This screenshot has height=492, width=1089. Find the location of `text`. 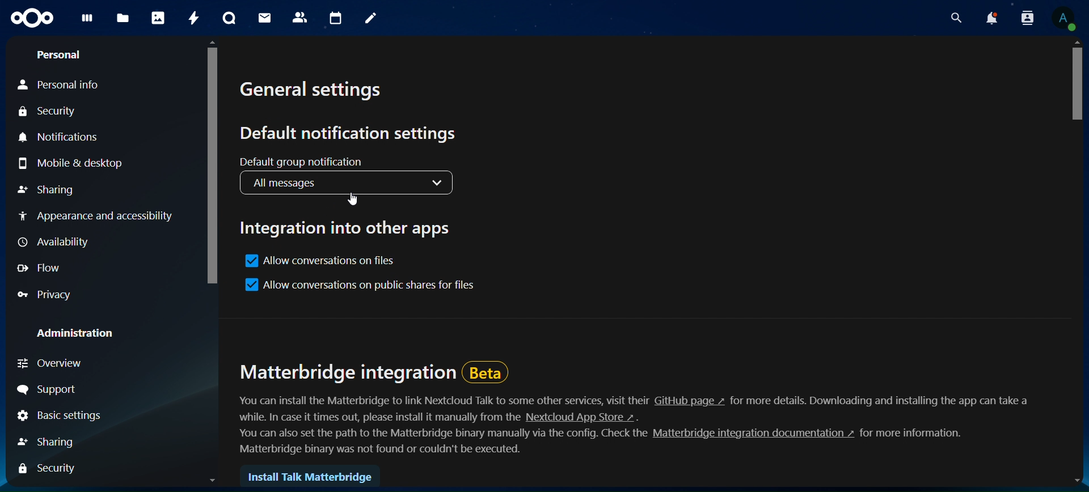

text is located at coordinates (918, 434).